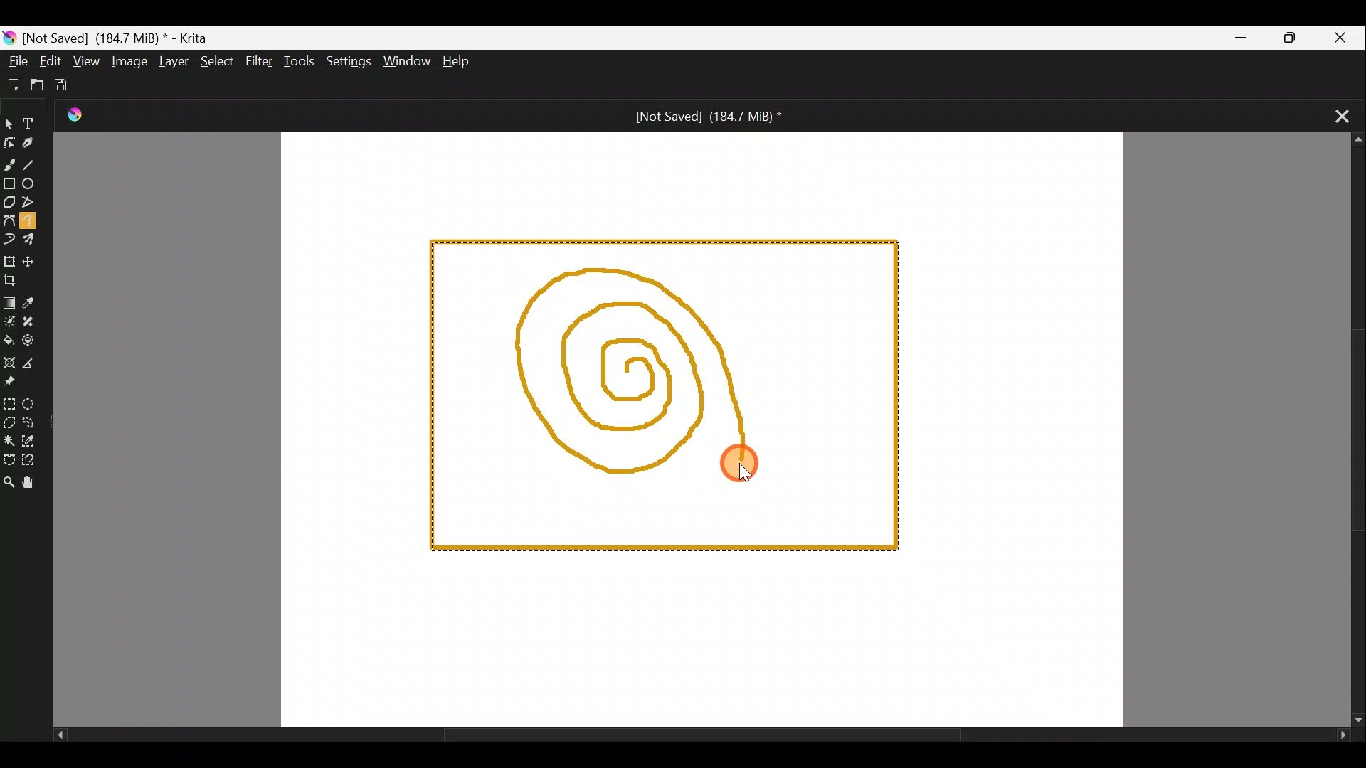  I want to click on Smart patch tool, so click(31, 321).